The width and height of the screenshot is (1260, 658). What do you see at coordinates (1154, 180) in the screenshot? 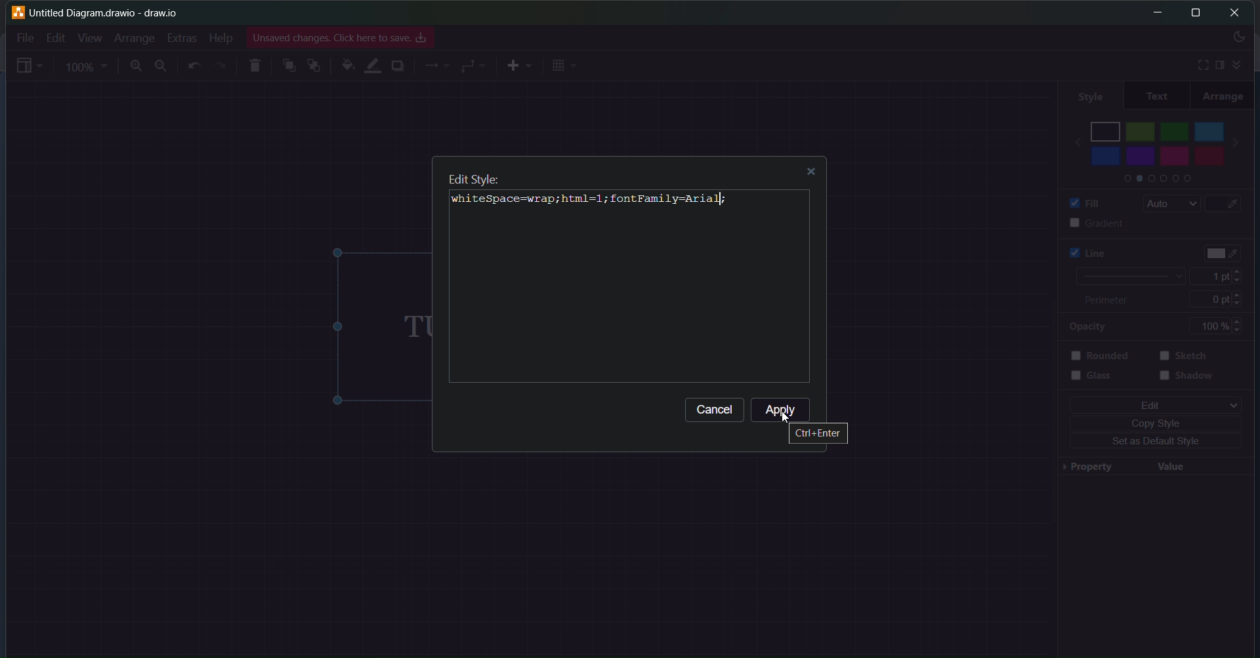
I see `color palletes` at bounding box center [1154, 180].